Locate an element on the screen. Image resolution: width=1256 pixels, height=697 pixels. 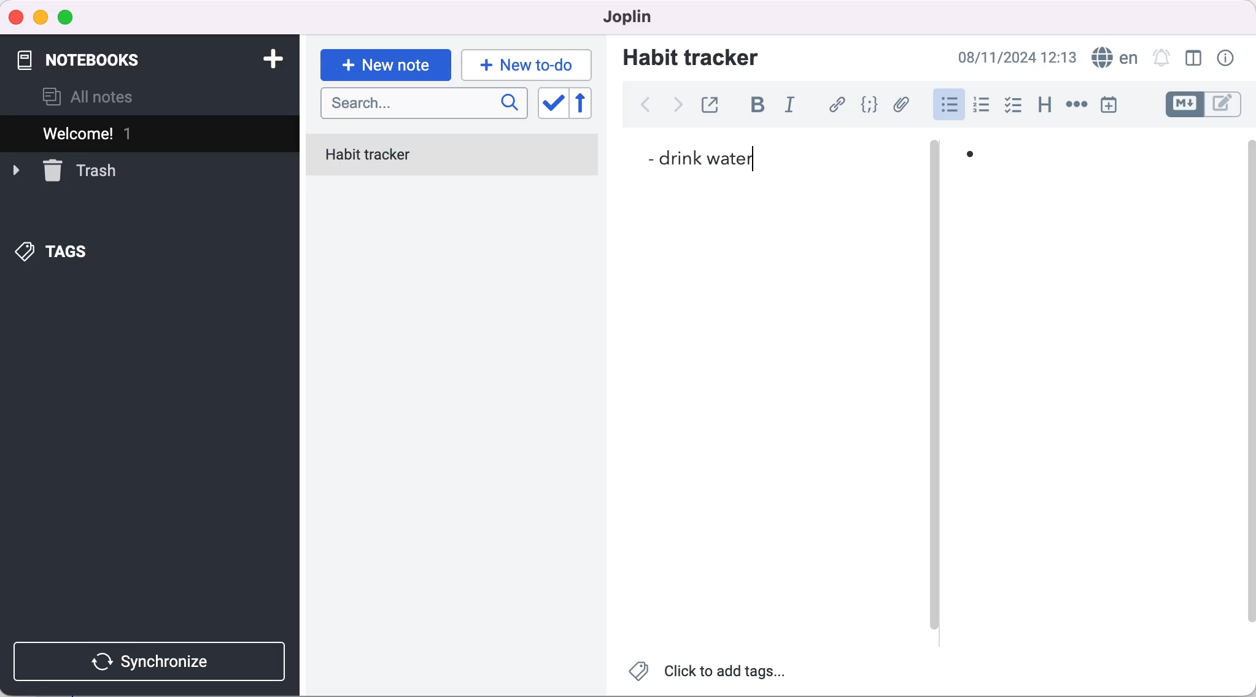
new note is located at coordinates (385, 65).